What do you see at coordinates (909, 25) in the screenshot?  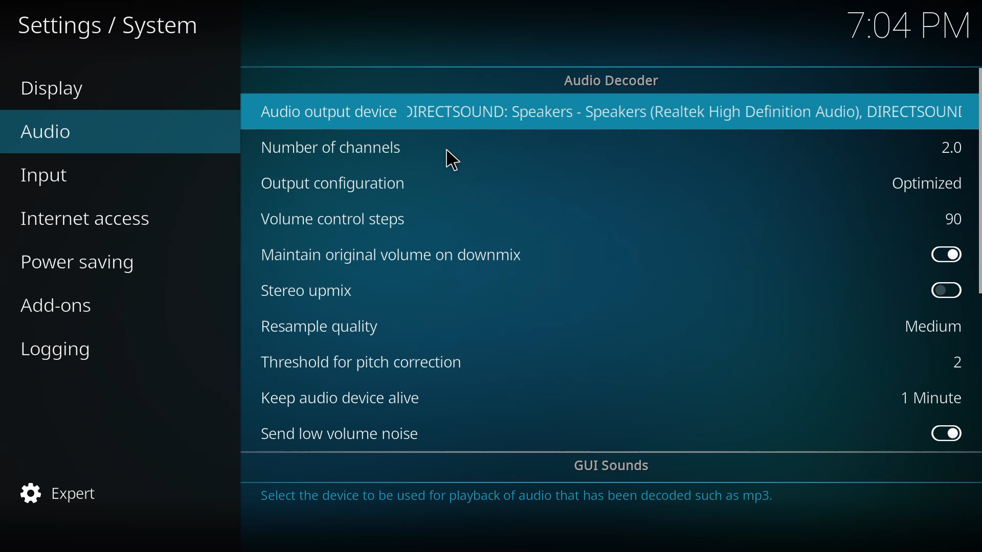 I see `time` at bounding box center [909, 25].